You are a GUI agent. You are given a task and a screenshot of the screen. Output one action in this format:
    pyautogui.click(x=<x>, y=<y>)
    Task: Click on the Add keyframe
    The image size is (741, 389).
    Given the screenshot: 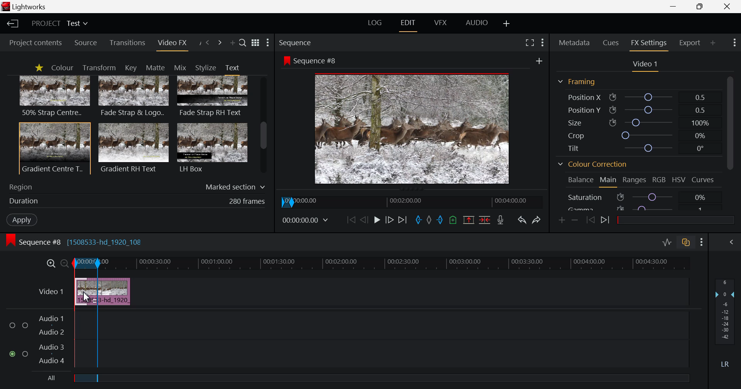 What is the action you would take?
    pyautogui.click(x=560, y=220)
    